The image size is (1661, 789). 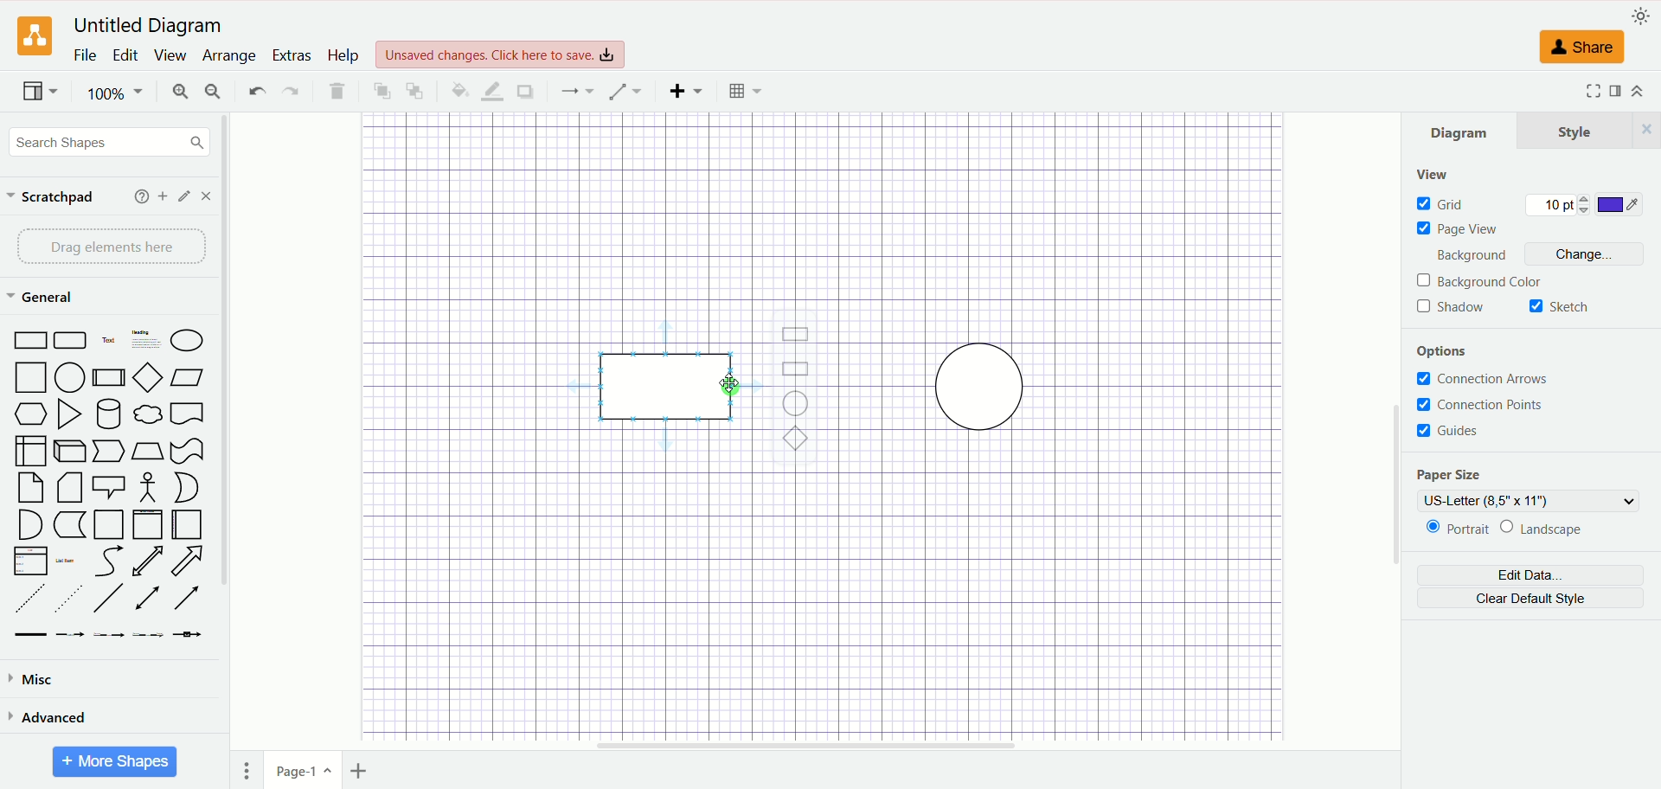 What do you see at coordinates (745, 91) in the screenshot?
I see `Table` at bounding box center [745, 91].